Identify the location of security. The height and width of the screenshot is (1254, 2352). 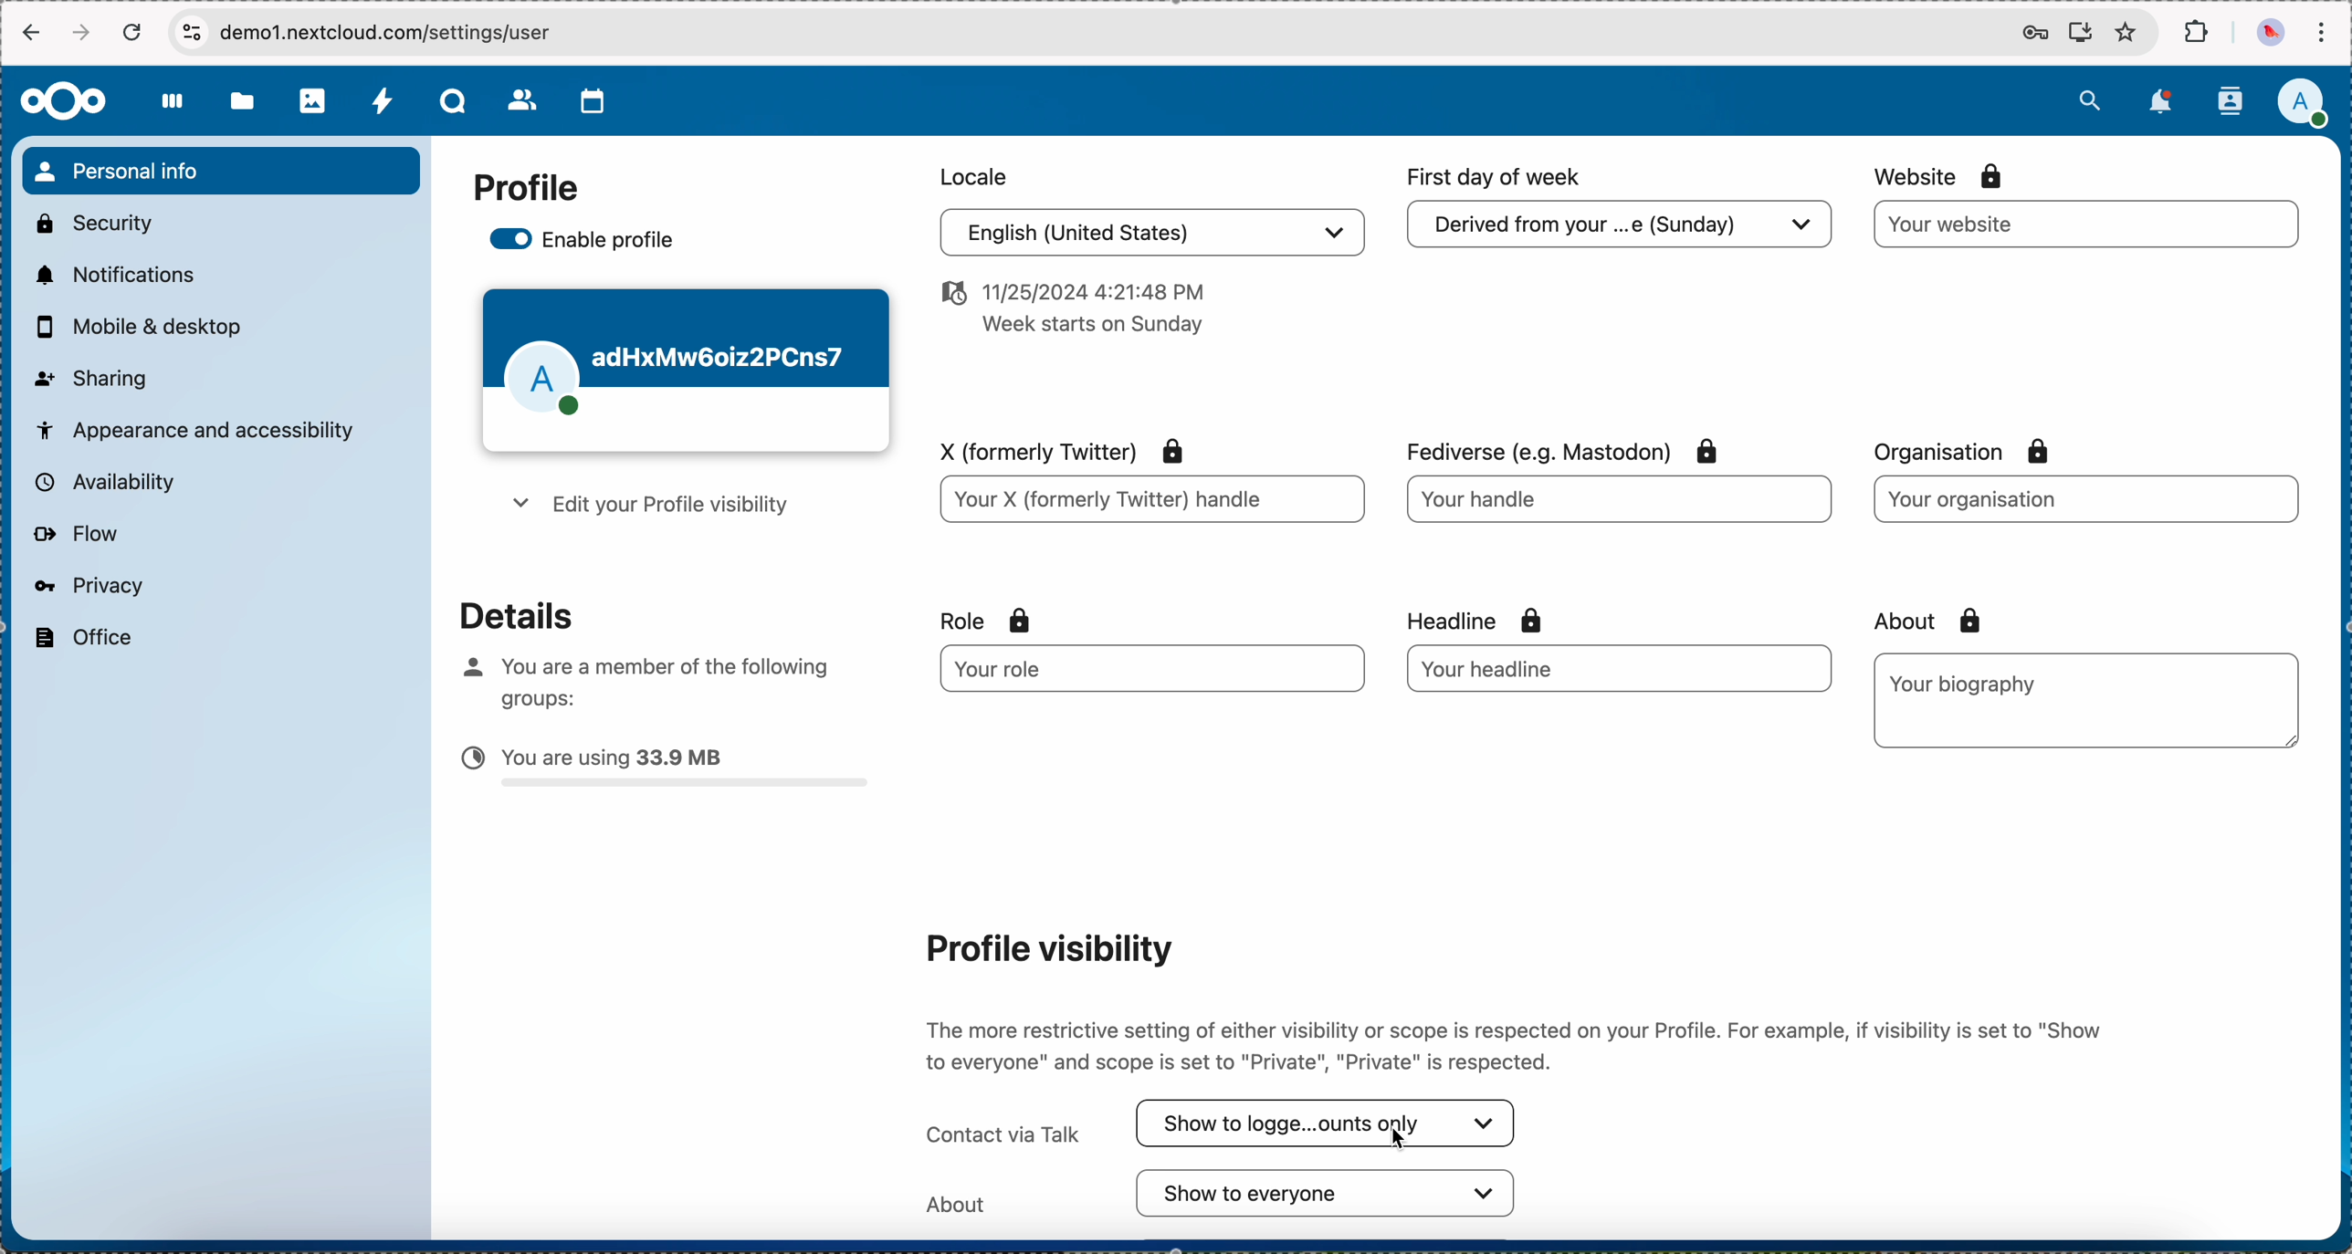
(92, 221).